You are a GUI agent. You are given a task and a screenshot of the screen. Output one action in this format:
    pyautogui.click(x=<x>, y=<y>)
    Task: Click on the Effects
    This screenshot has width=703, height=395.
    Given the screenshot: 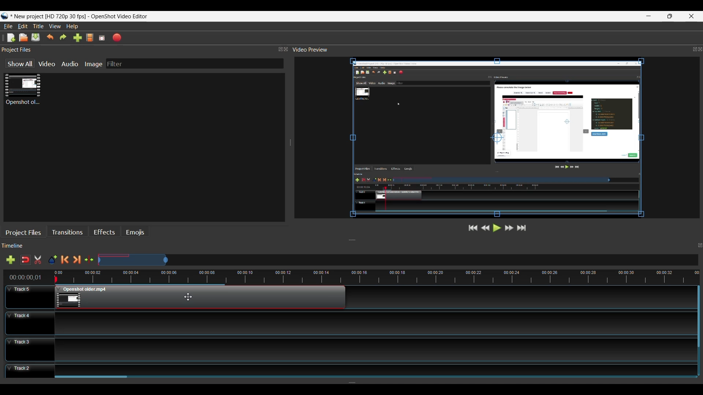 What is the action you would take?
    pyautogui.click(x=104, y=233)
    